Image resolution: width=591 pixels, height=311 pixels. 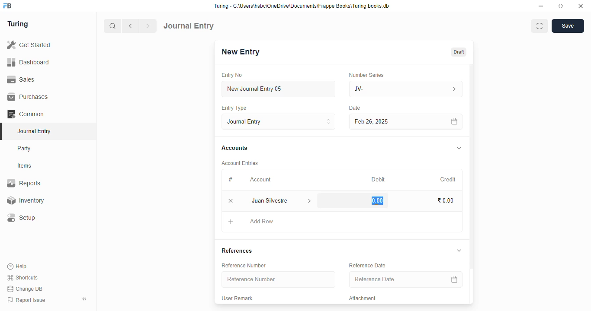 What do you see at coordinates (21, 79) in the screenshot?
I see `sales` at bounding box center [21, 79].